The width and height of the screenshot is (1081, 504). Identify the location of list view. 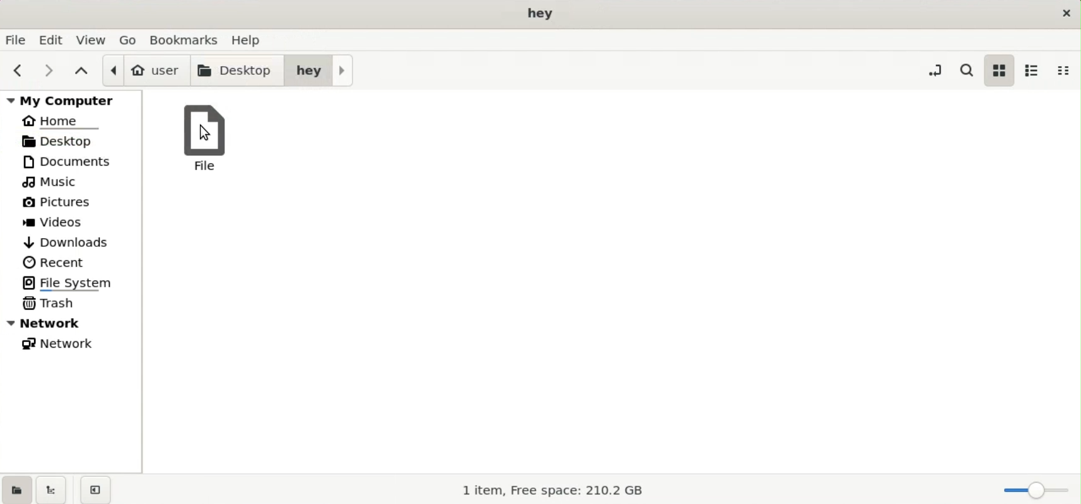
(1032, 70).